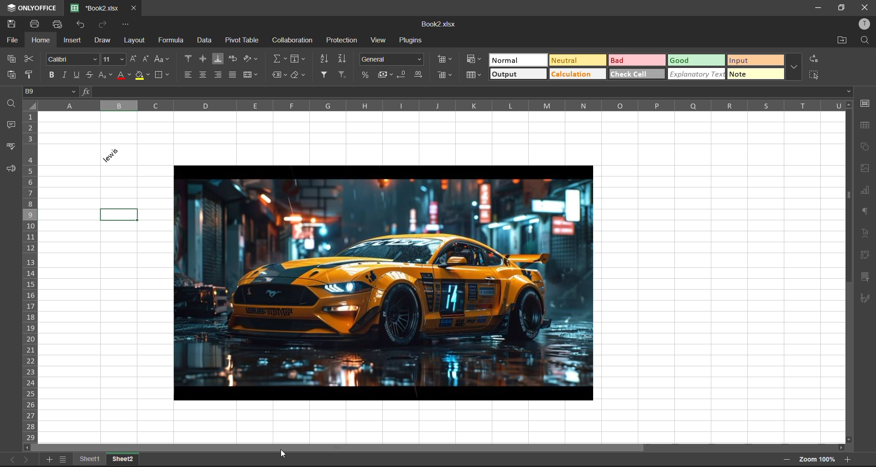 The width and height of the screenshot is (876, 467). I want to click on file name, so click(95, 8).